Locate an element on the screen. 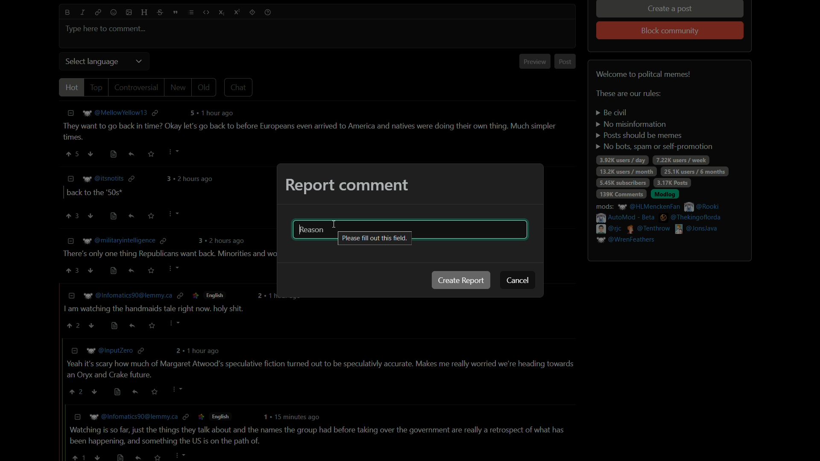 The image size is (820, 461). hot is located at coordinates (72, 87).